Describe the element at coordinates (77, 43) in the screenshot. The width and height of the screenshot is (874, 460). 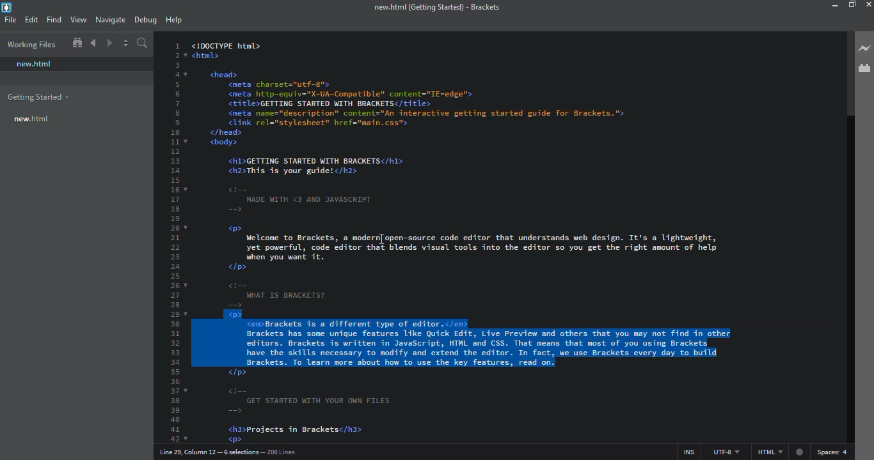
I see `show in file tree` at that location.